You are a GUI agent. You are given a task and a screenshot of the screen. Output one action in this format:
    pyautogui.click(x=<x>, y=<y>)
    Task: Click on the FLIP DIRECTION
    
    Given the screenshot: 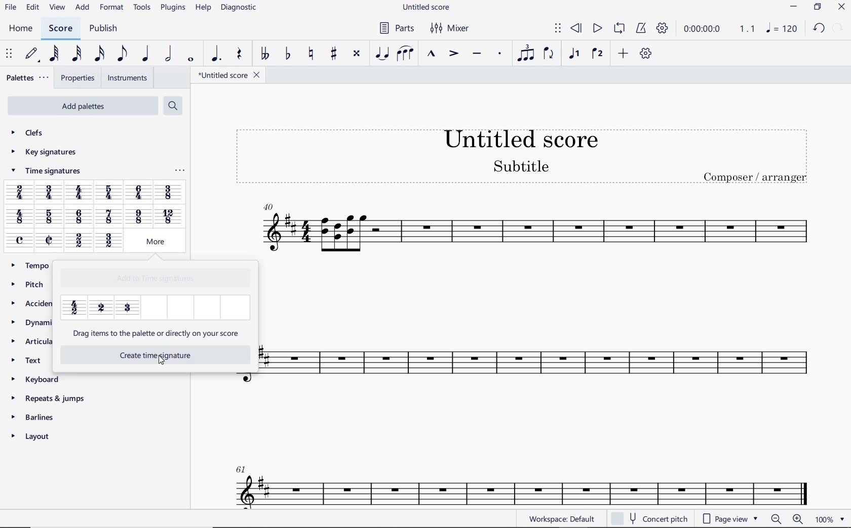 What is the action you would take?
    pyautogui.click(x=549, y=54)
    